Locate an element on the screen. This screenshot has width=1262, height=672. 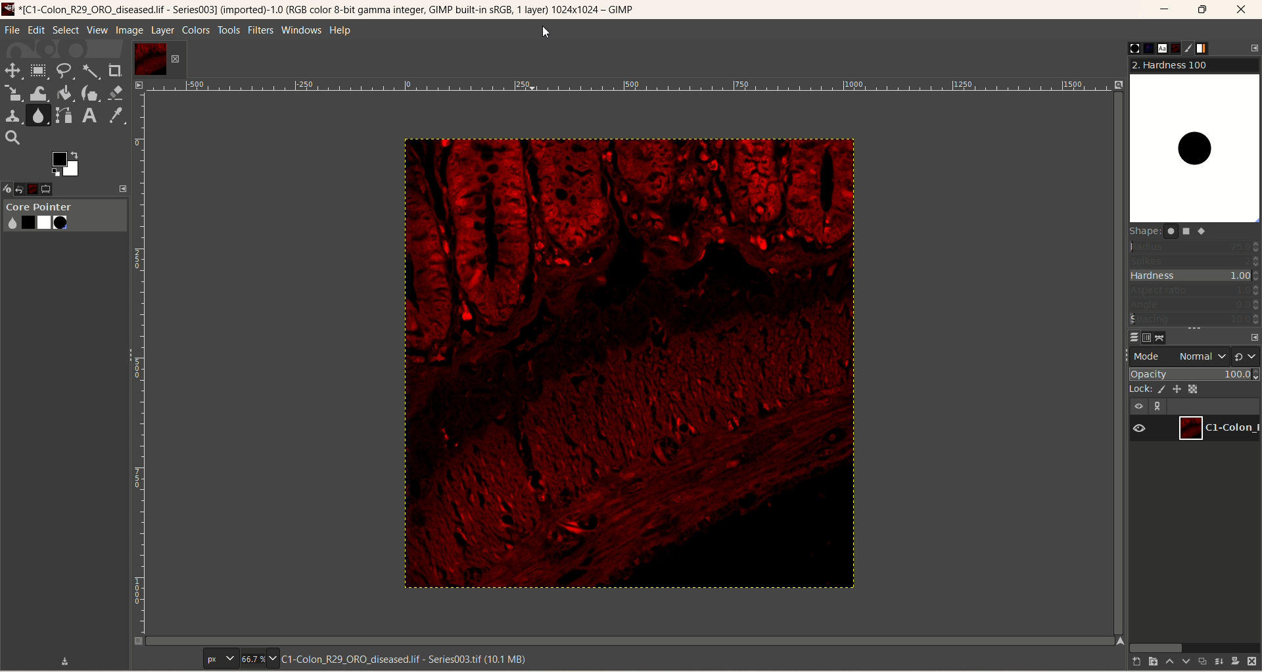
channels is located at coordinates (1145, 337).